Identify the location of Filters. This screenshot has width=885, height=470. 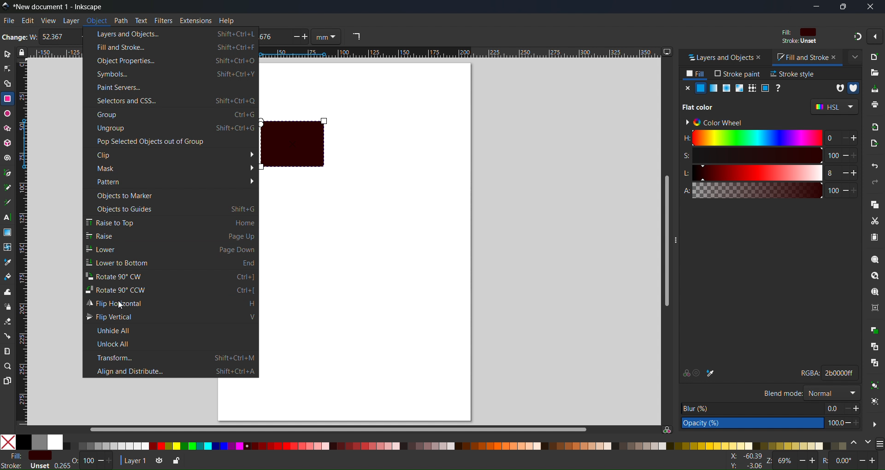
(163, 20).